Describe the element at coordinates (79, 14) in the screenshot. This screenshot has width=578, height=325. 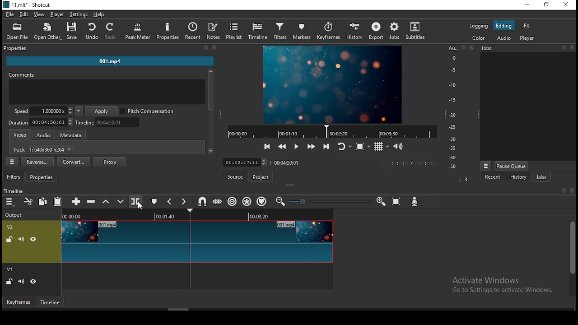
I see `settings` at that location.